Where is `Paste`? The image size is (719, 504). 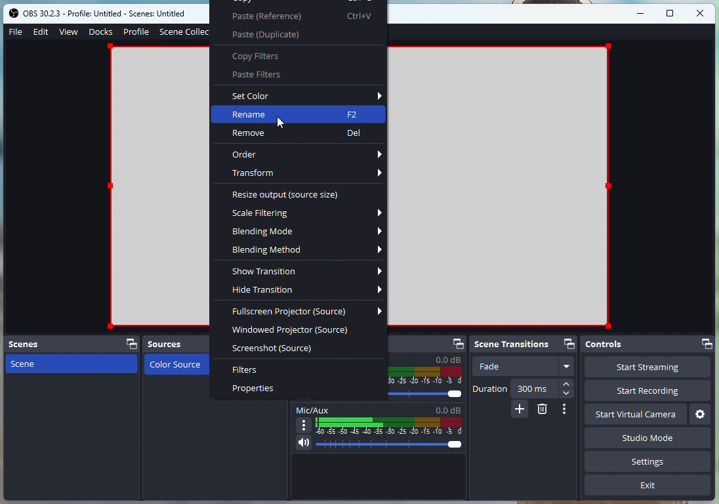
Paste is located at coordinates (306, 16).